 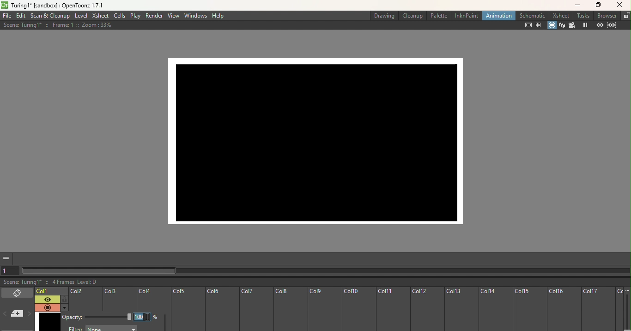 I want to click on Level, so click(x=81, y=16).